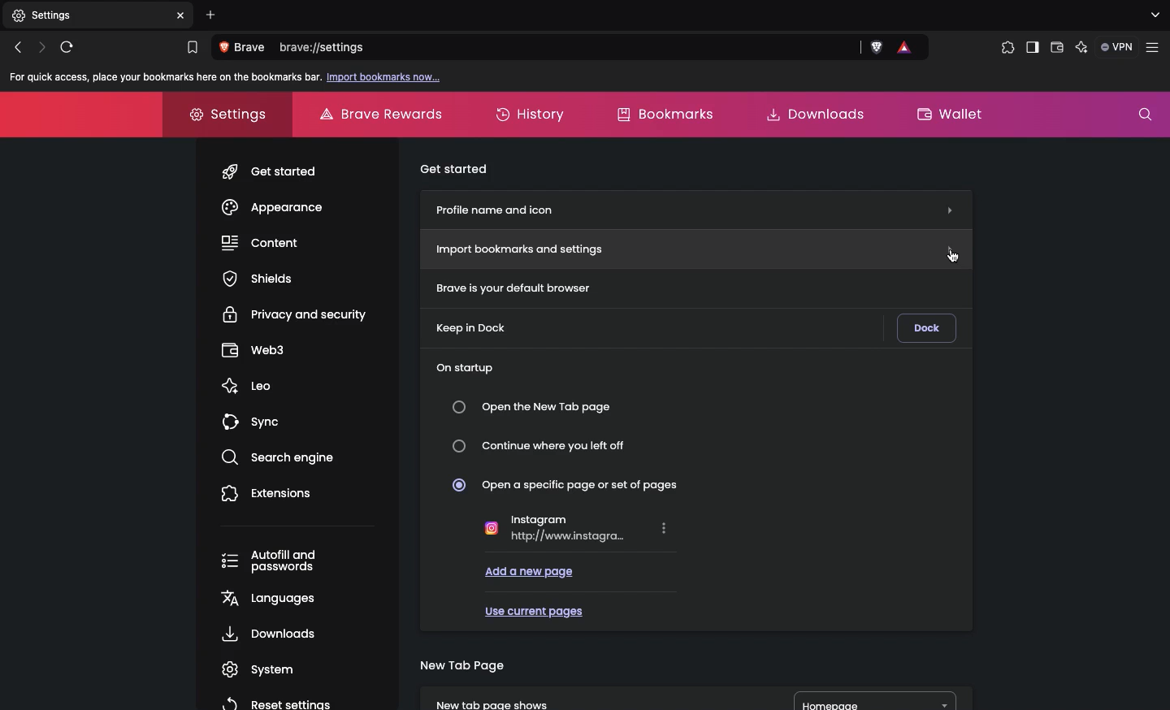 This screenshot has height=710, width=1170. I want to click on Click to go forward, hold to see history, so click(42, 46).